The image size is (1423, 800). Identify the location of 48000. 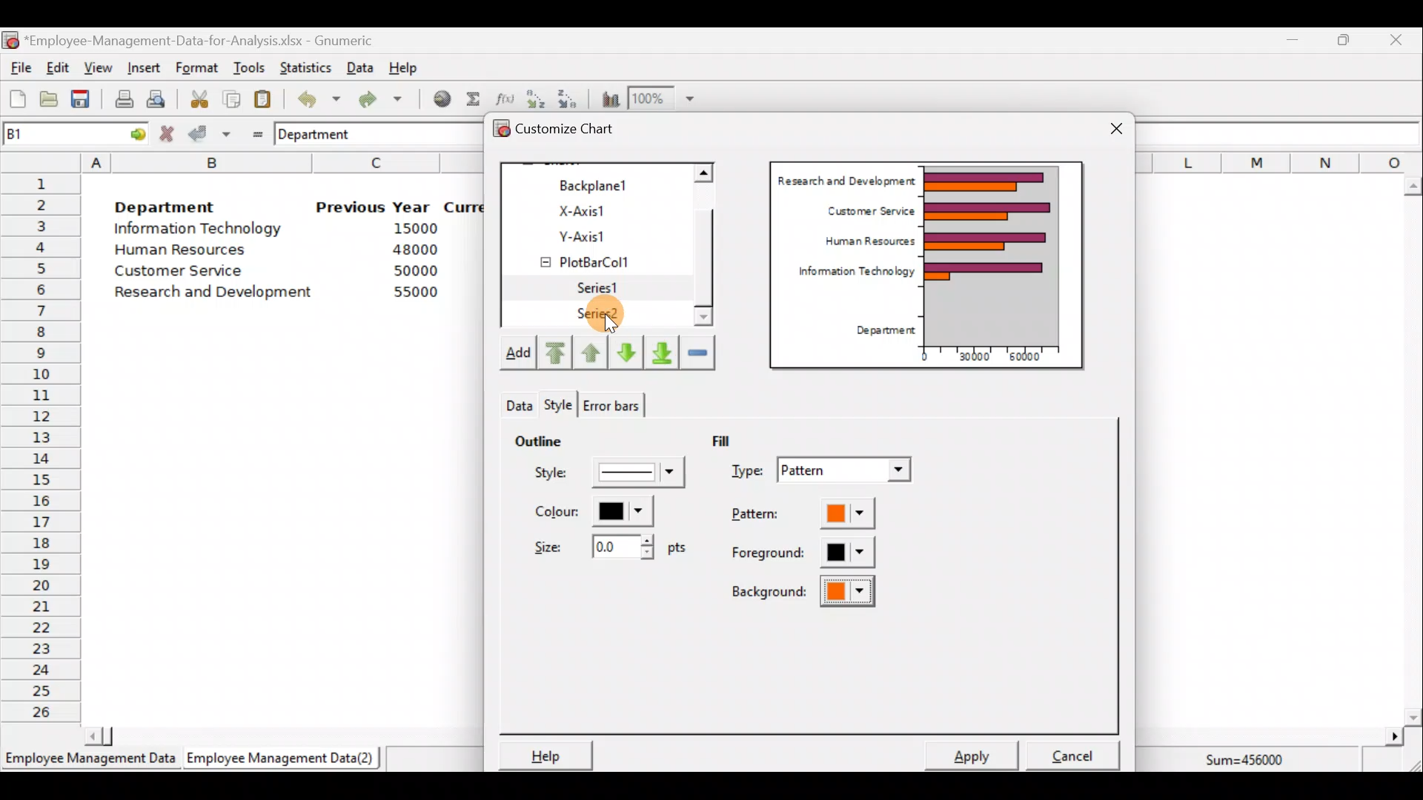
(414, 250).